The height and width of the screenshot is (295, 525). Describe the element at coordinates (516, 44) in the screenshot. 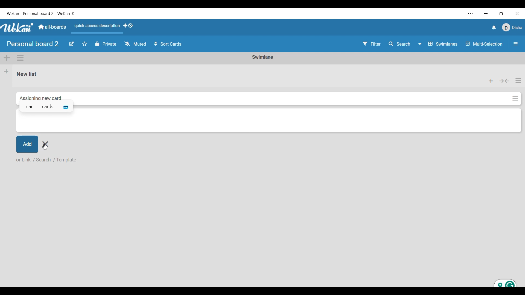

I see `Open/Close sidebar` at that location.